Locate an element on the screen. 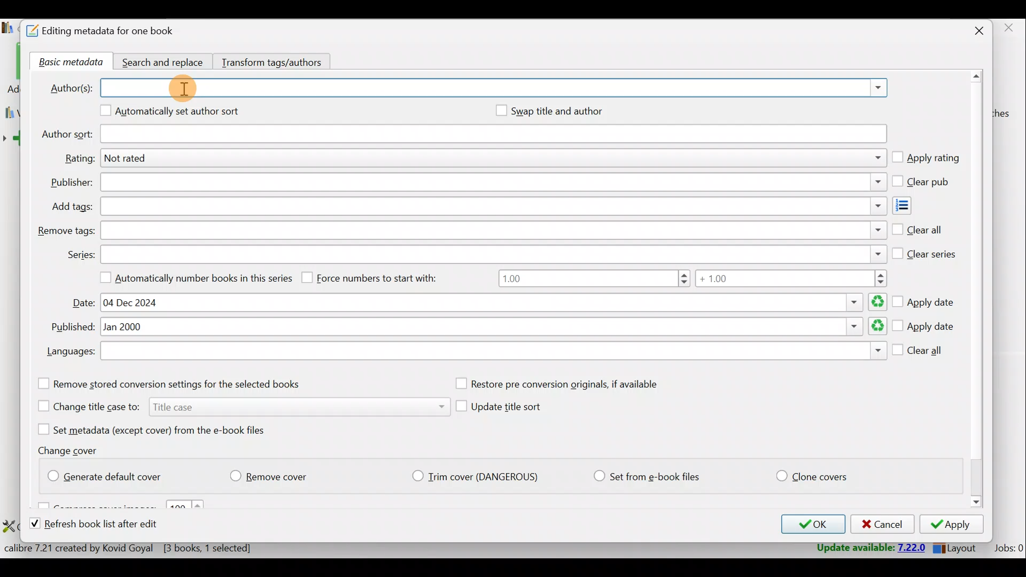  cursor is located at coordinates (186, 90).